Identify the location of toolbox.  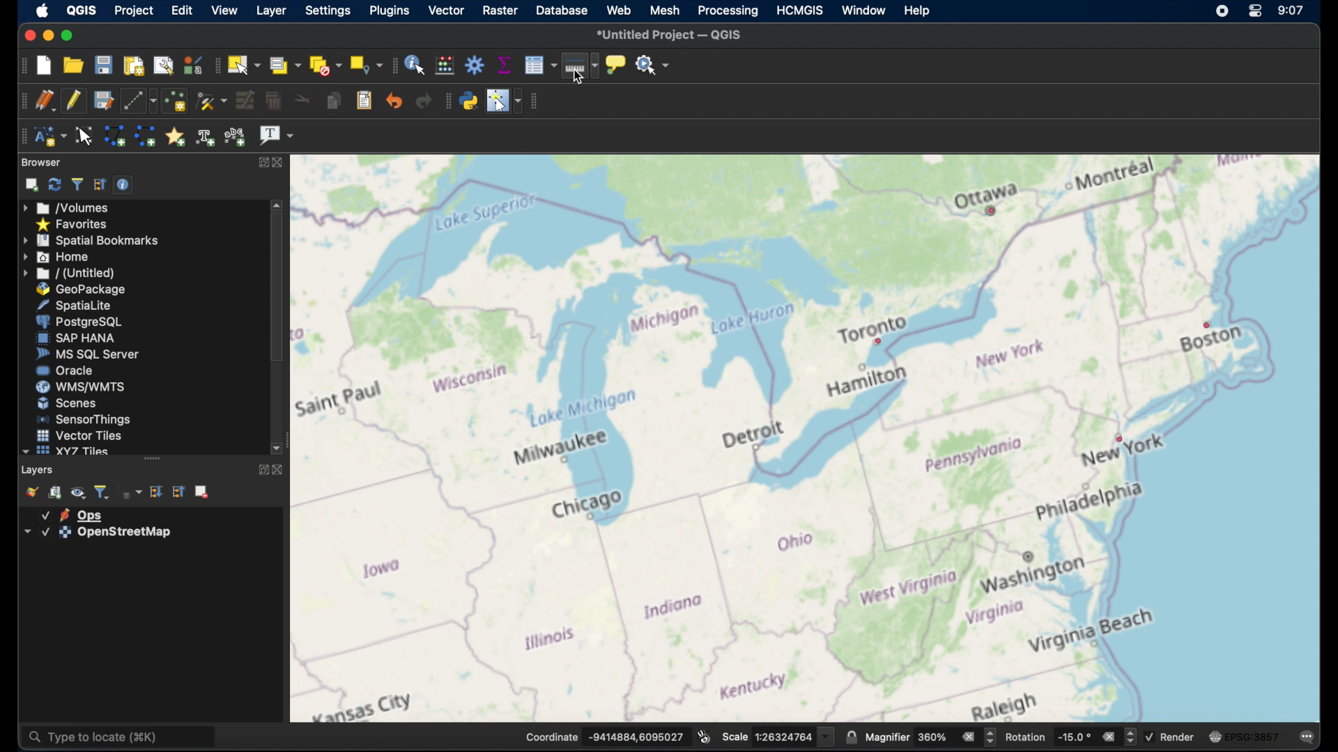
(476, 64).